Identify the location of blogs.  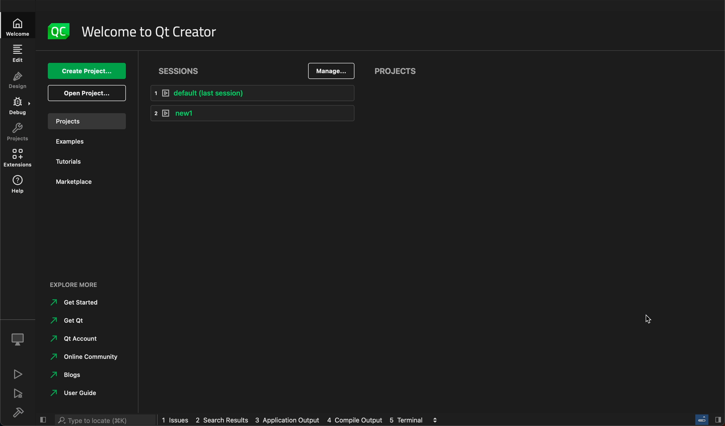
(68, 375).